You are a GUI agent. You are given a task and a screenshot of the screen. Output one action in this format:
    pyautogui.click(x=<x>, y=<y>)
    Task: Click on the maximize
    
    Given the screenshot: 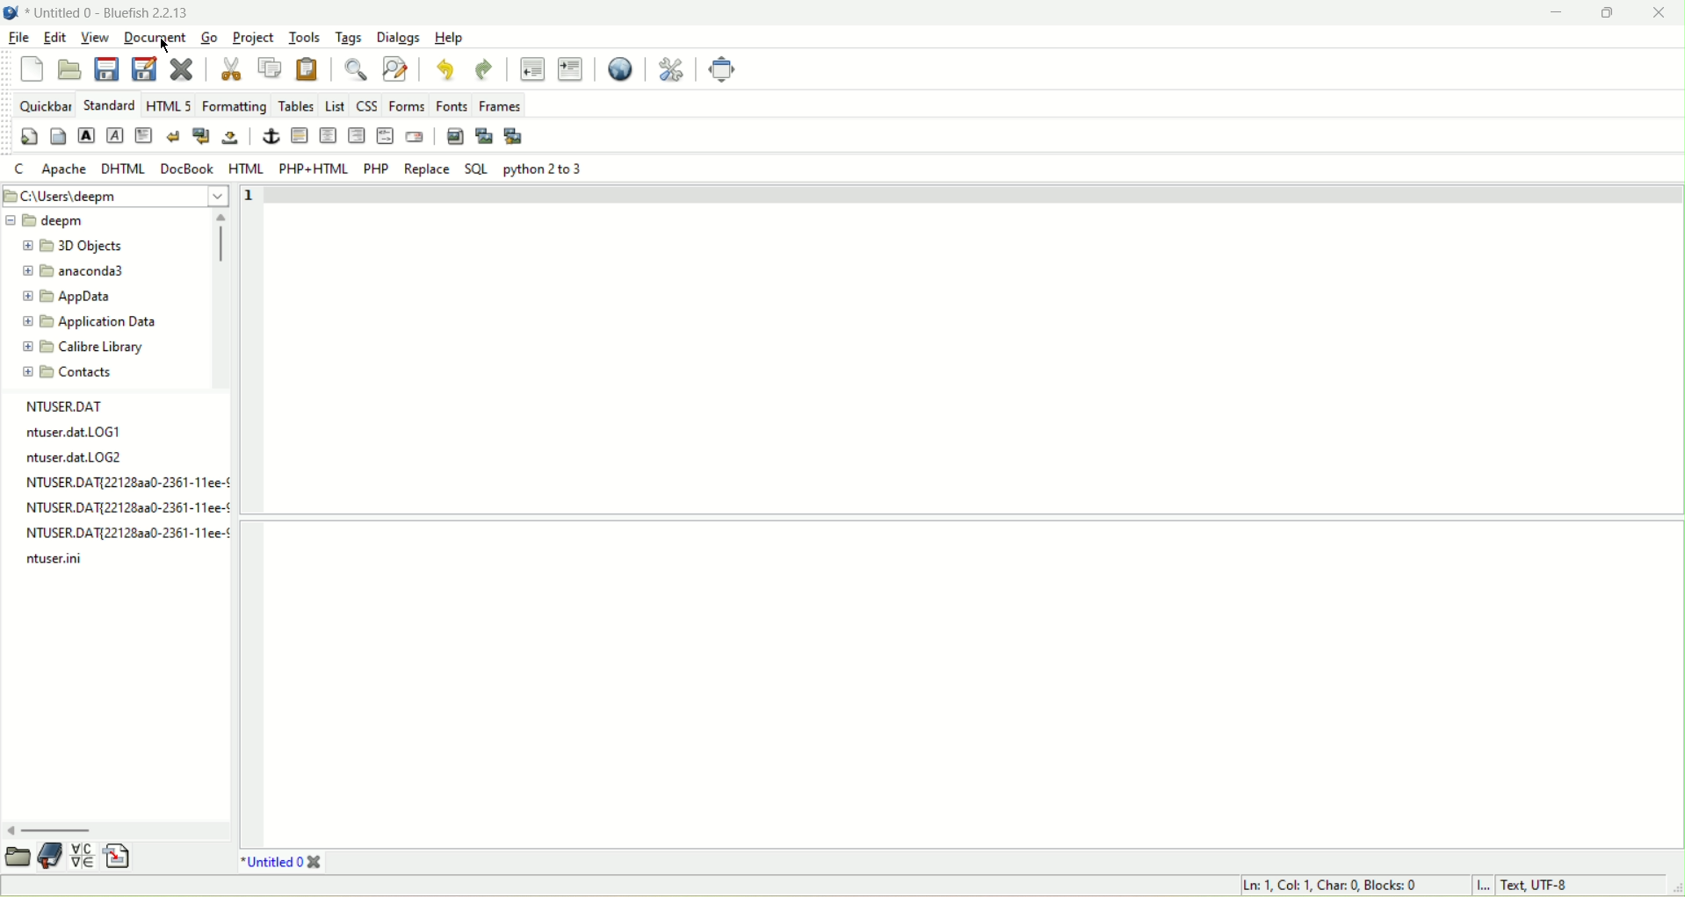 What is the action you would take?
    pyautogui.click(x=1611, y=14)
    